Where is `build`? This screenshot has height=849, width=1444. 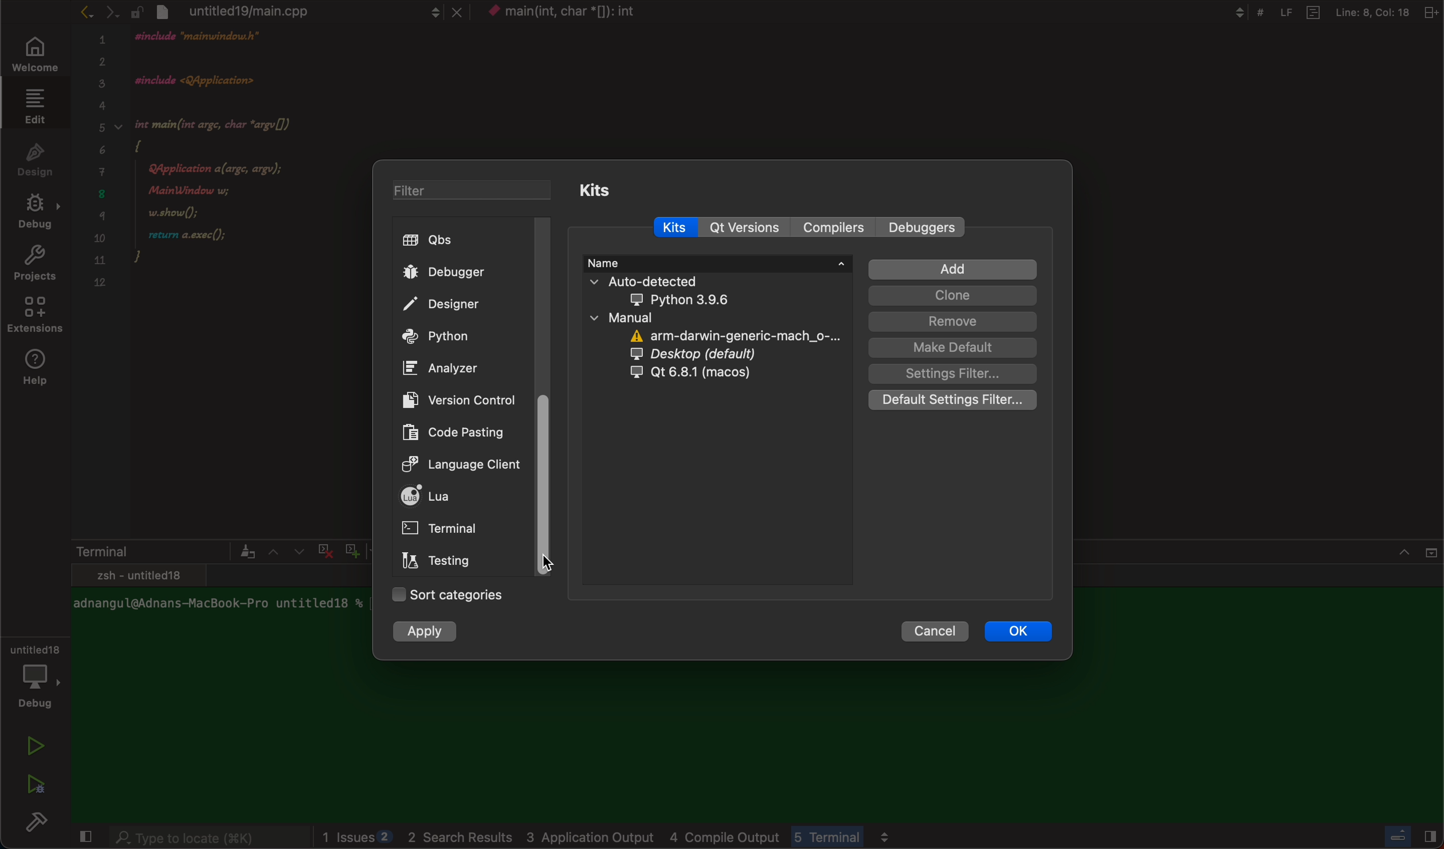
build is located at coordinates (40, 825).